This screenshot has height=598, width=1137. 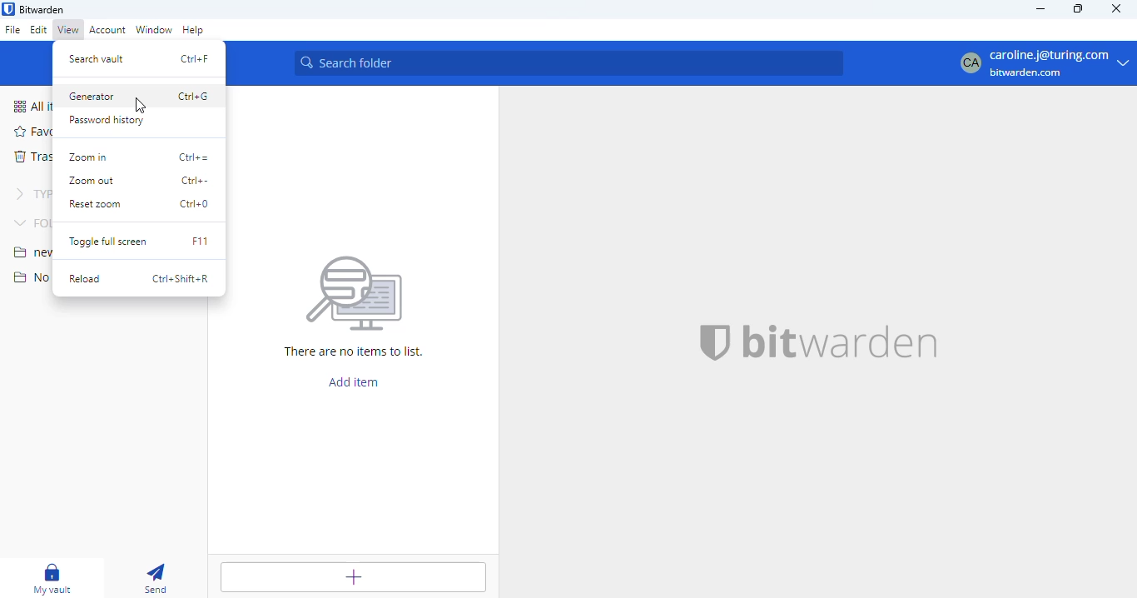 What do you see at coordinates (1078, 8) in the screenshot?
I see `maximize` at bounding box center [1078, 8].